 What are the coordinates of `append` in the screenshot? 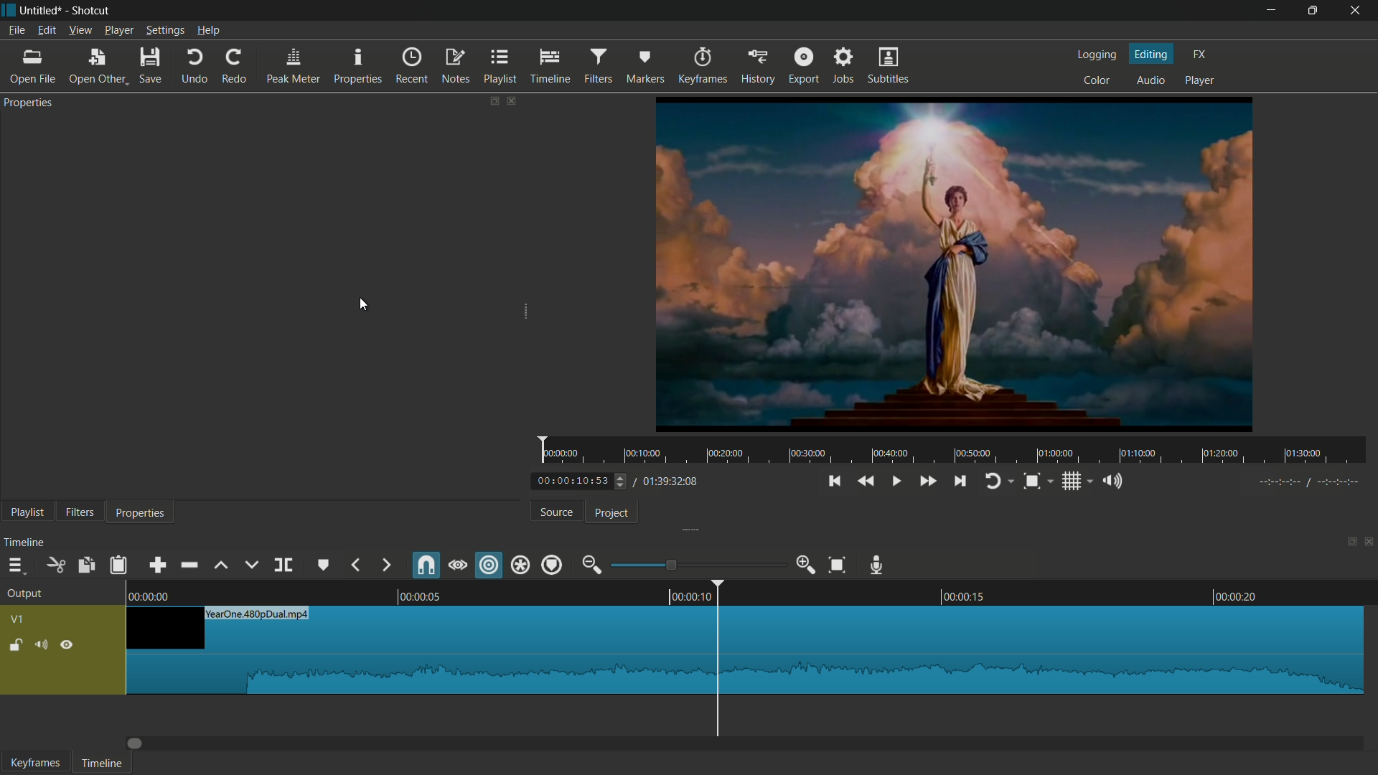 It's located at (159, 564).